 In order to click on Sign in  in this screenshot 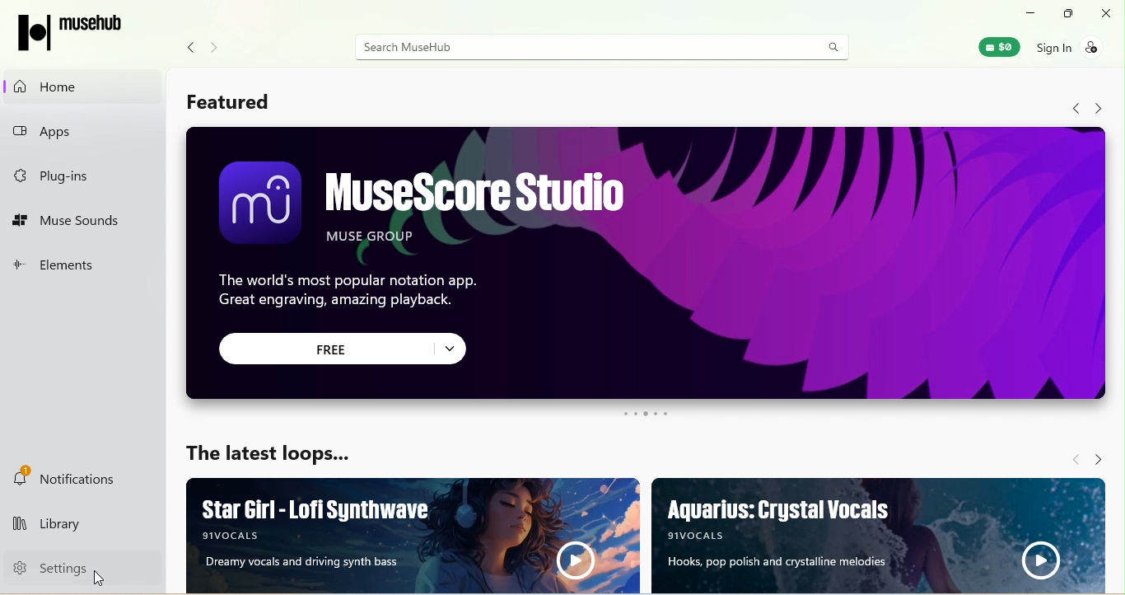, I will do `click(1071, 52)`.